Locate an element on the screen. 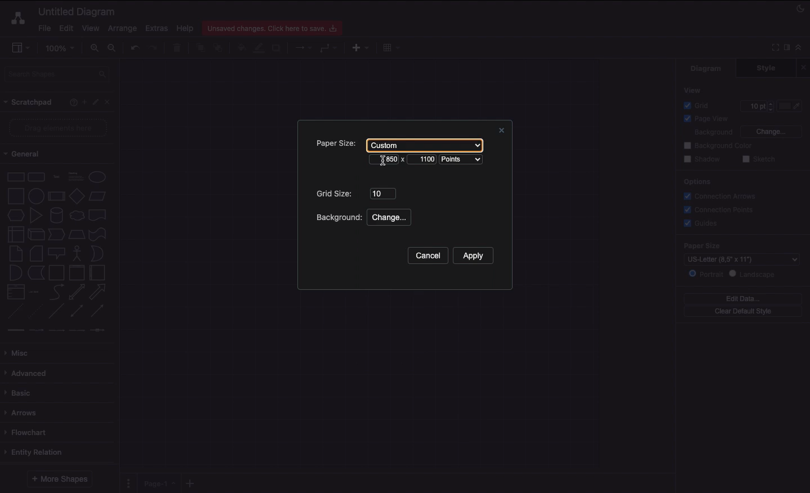 The image size is (810, 493). Untitled diagram is located at coordinates (77, 11).